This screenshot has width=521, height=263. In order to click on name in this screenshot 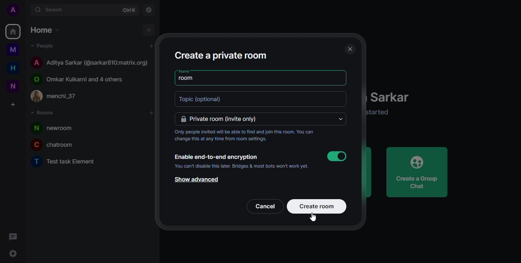, I will do `click(185, 70)`.